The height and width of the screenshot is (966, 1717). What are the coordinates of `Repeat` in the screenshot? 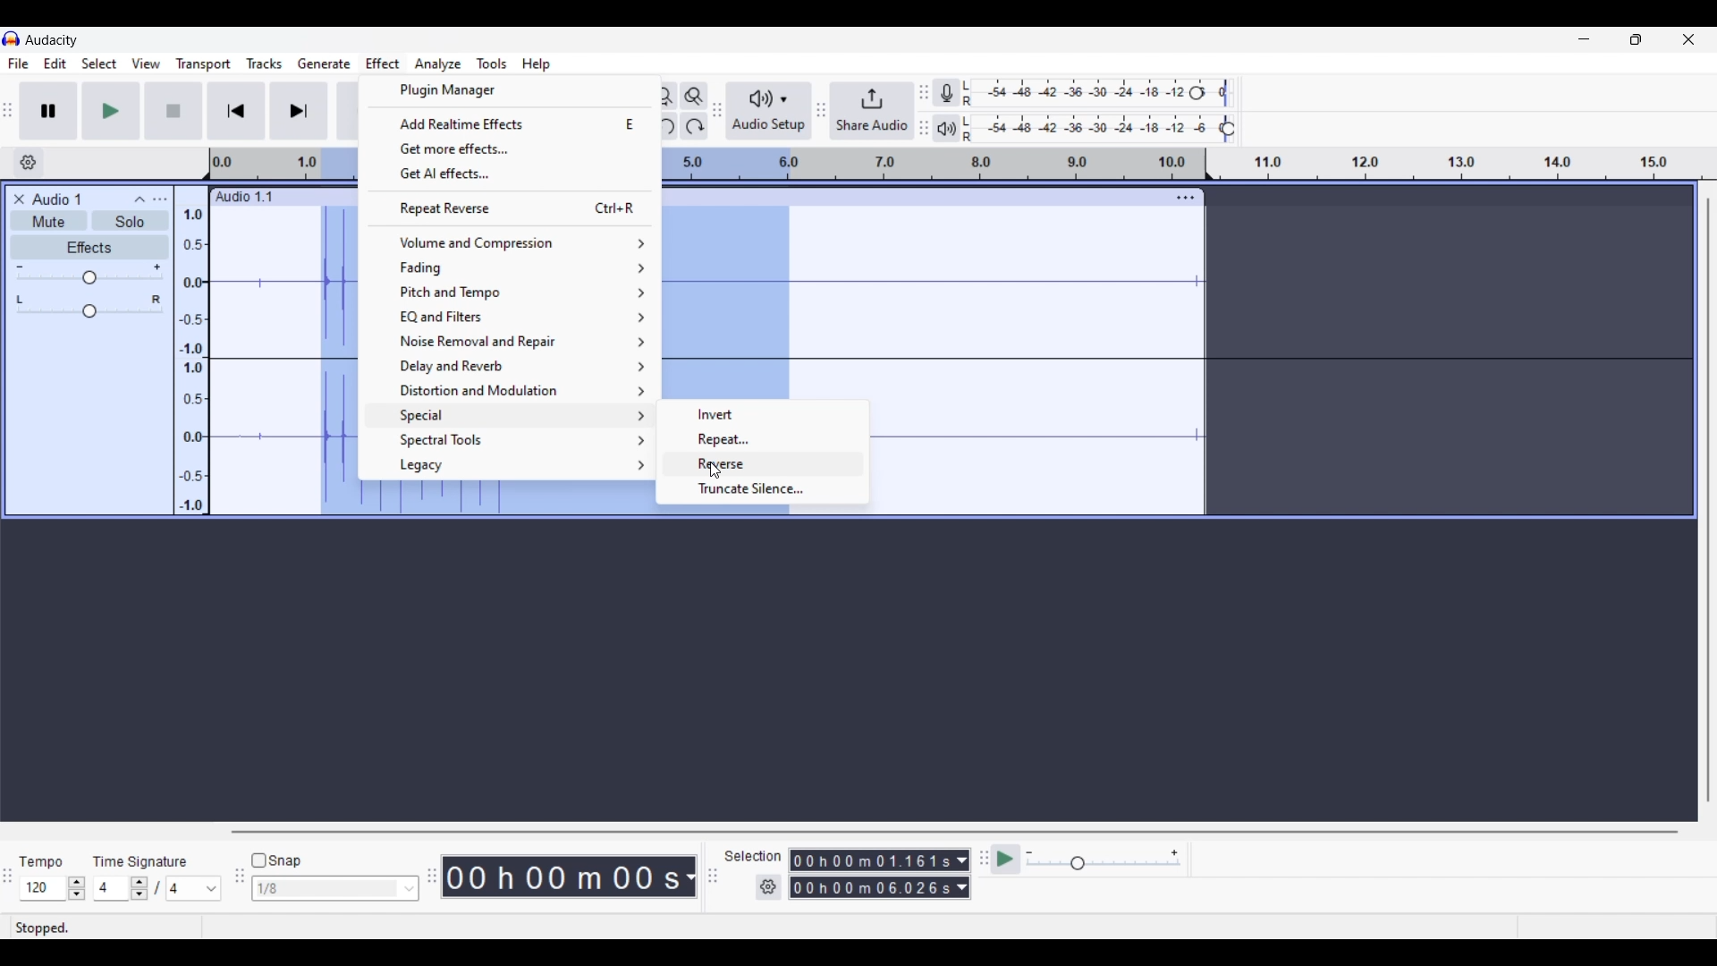 It's located at (765, 439).